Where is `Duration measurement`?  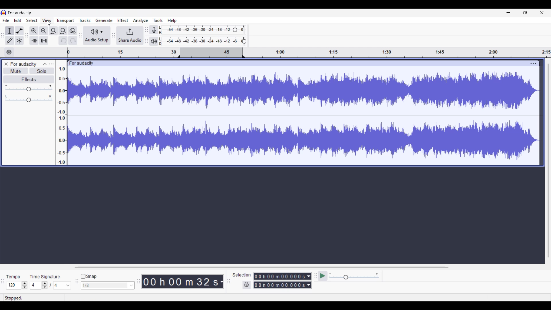 Duration measurement is located at coordinates (222, 281).